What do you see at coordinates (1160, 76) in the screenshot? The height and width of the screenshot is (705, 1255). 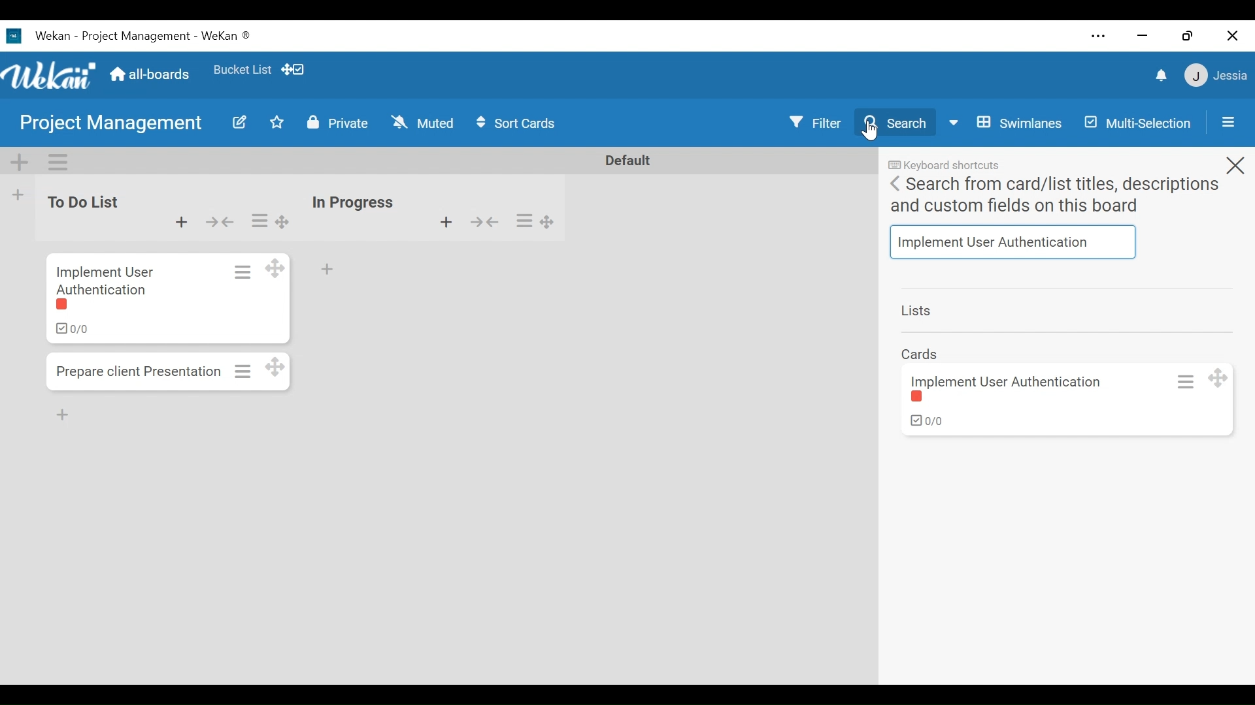 I see `notification` at bounding box center [1160, 76].